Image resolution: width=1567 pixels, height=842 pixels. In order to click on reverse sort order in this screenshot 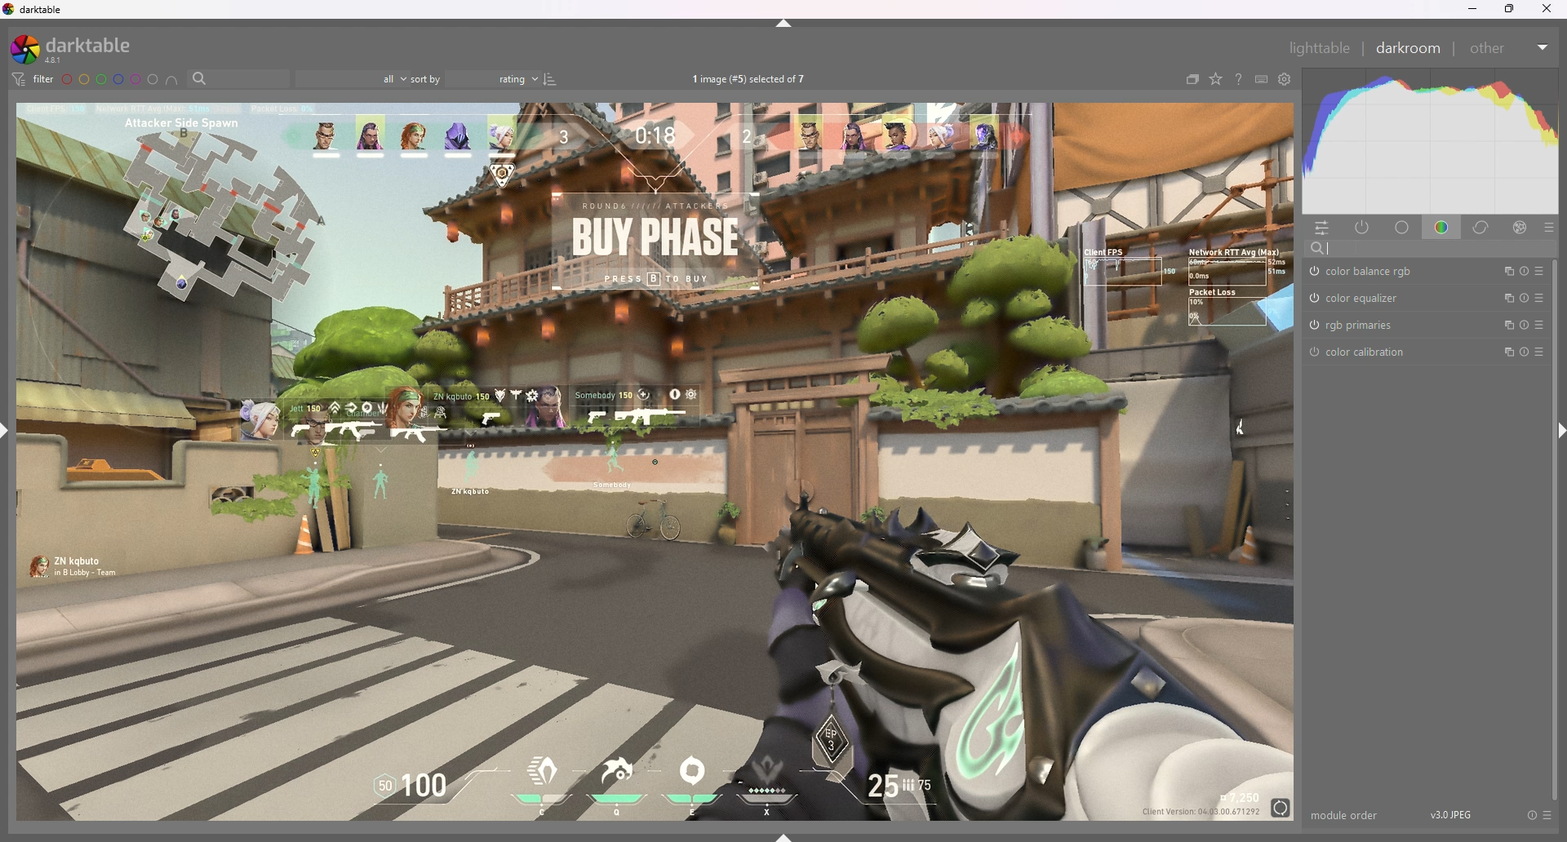, I will do `click(549, 79)`.